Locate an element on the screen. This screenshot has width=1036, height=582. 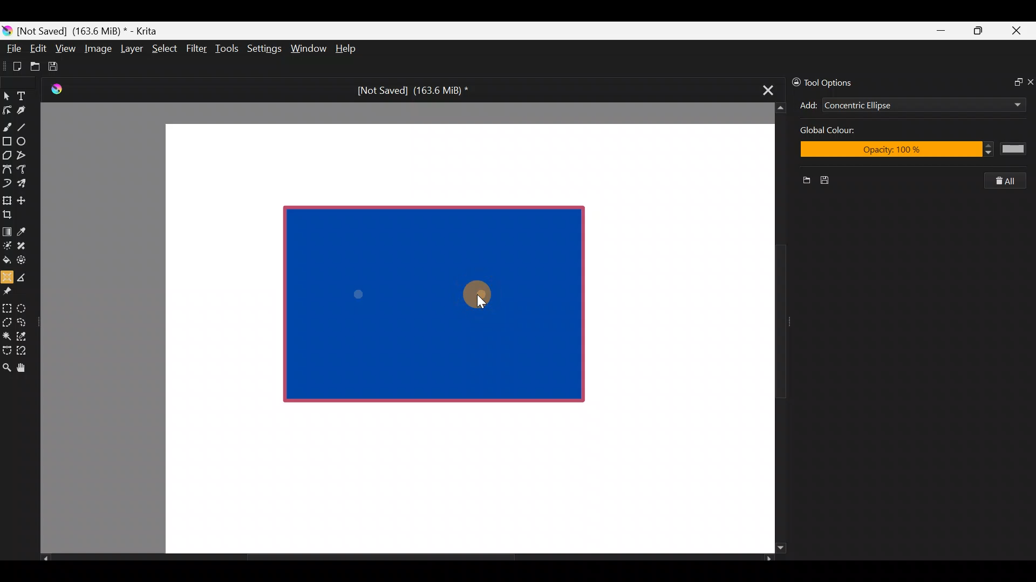
Create new document is located at coordinates (13, 66).